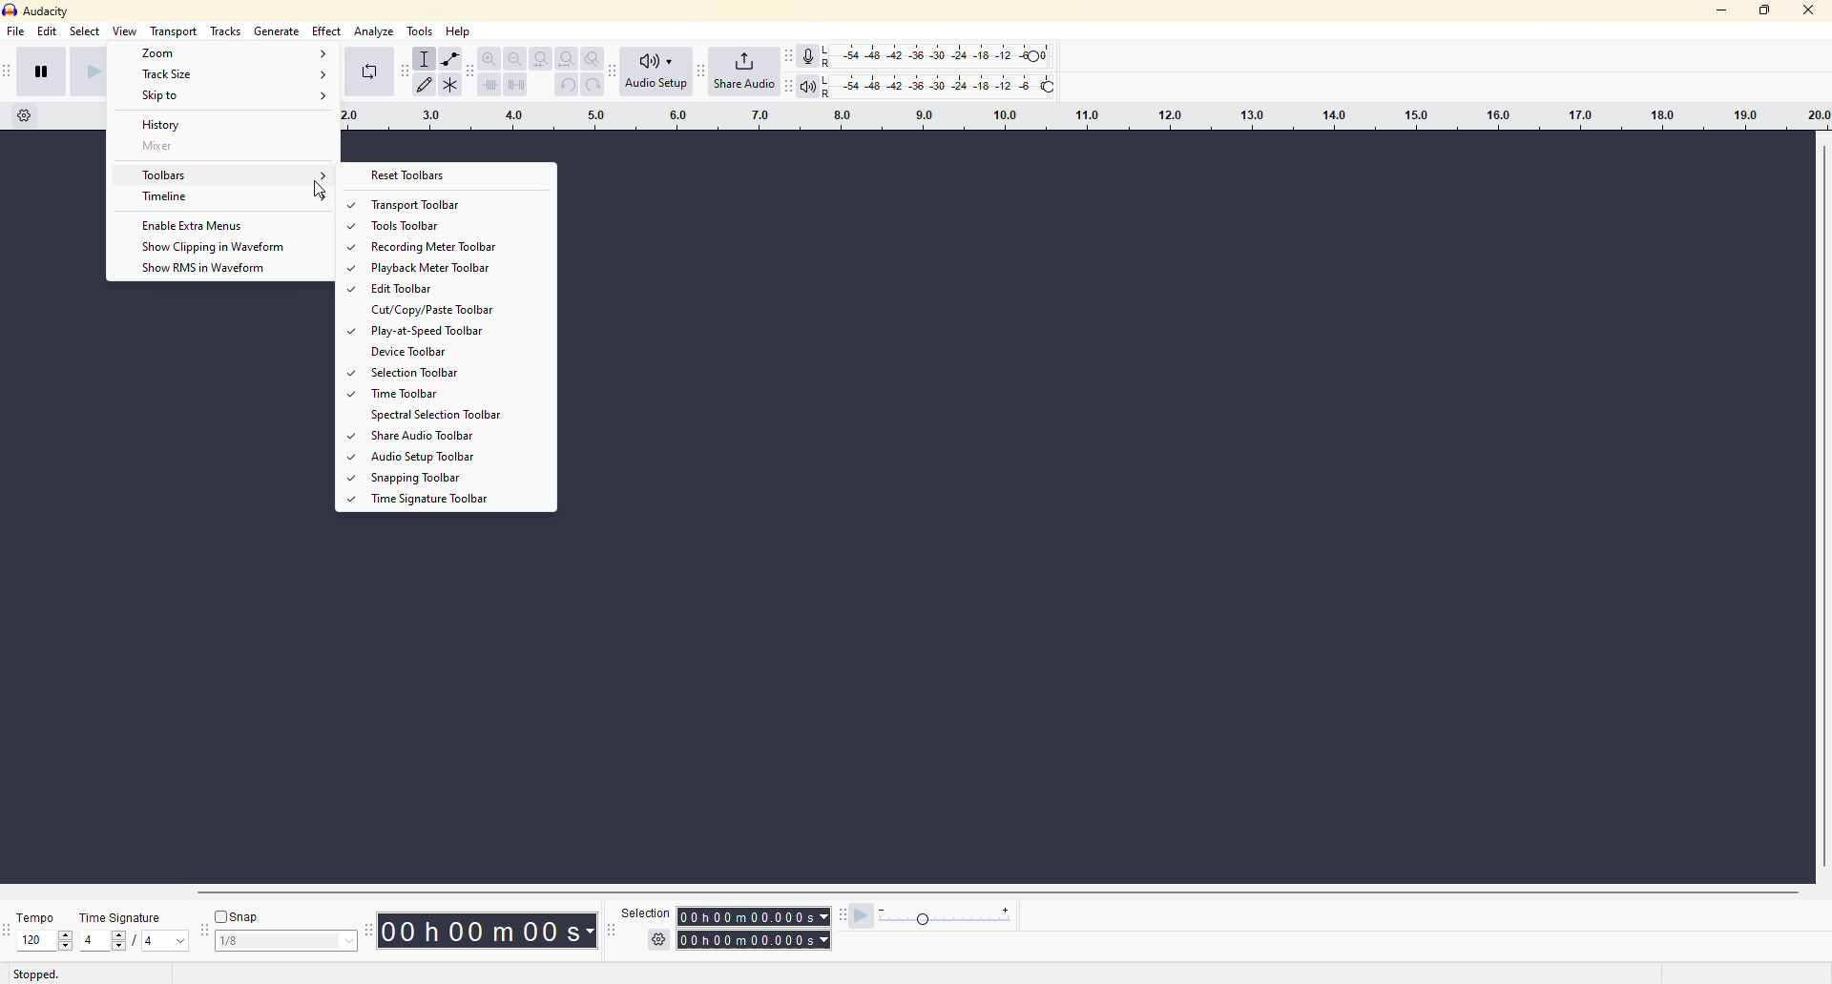  I want to click on values, so click(161, 941).